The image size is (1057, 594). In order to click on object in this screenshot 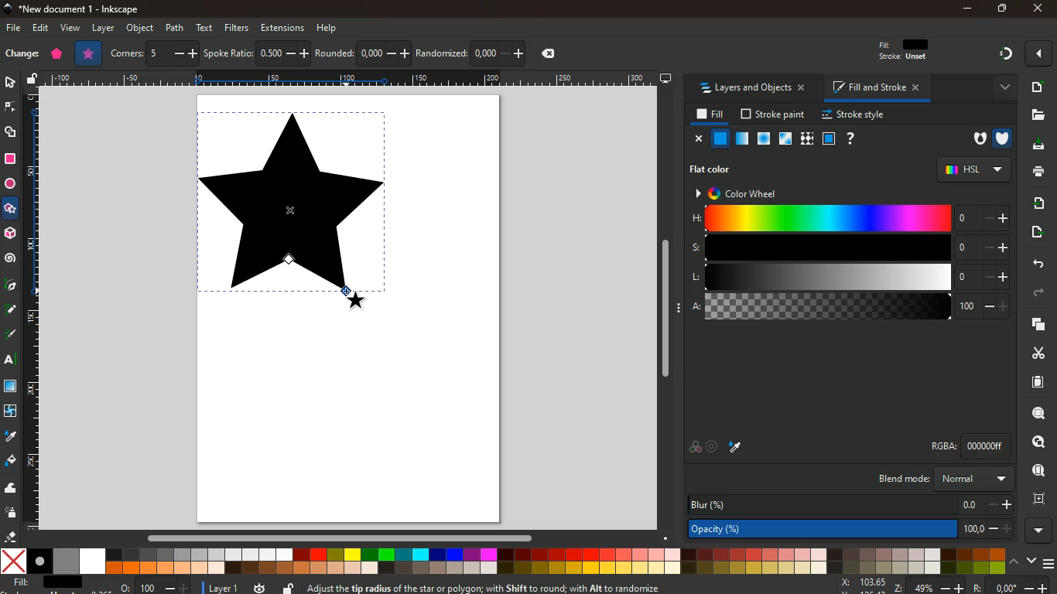, I will do `click(139, 28)`.